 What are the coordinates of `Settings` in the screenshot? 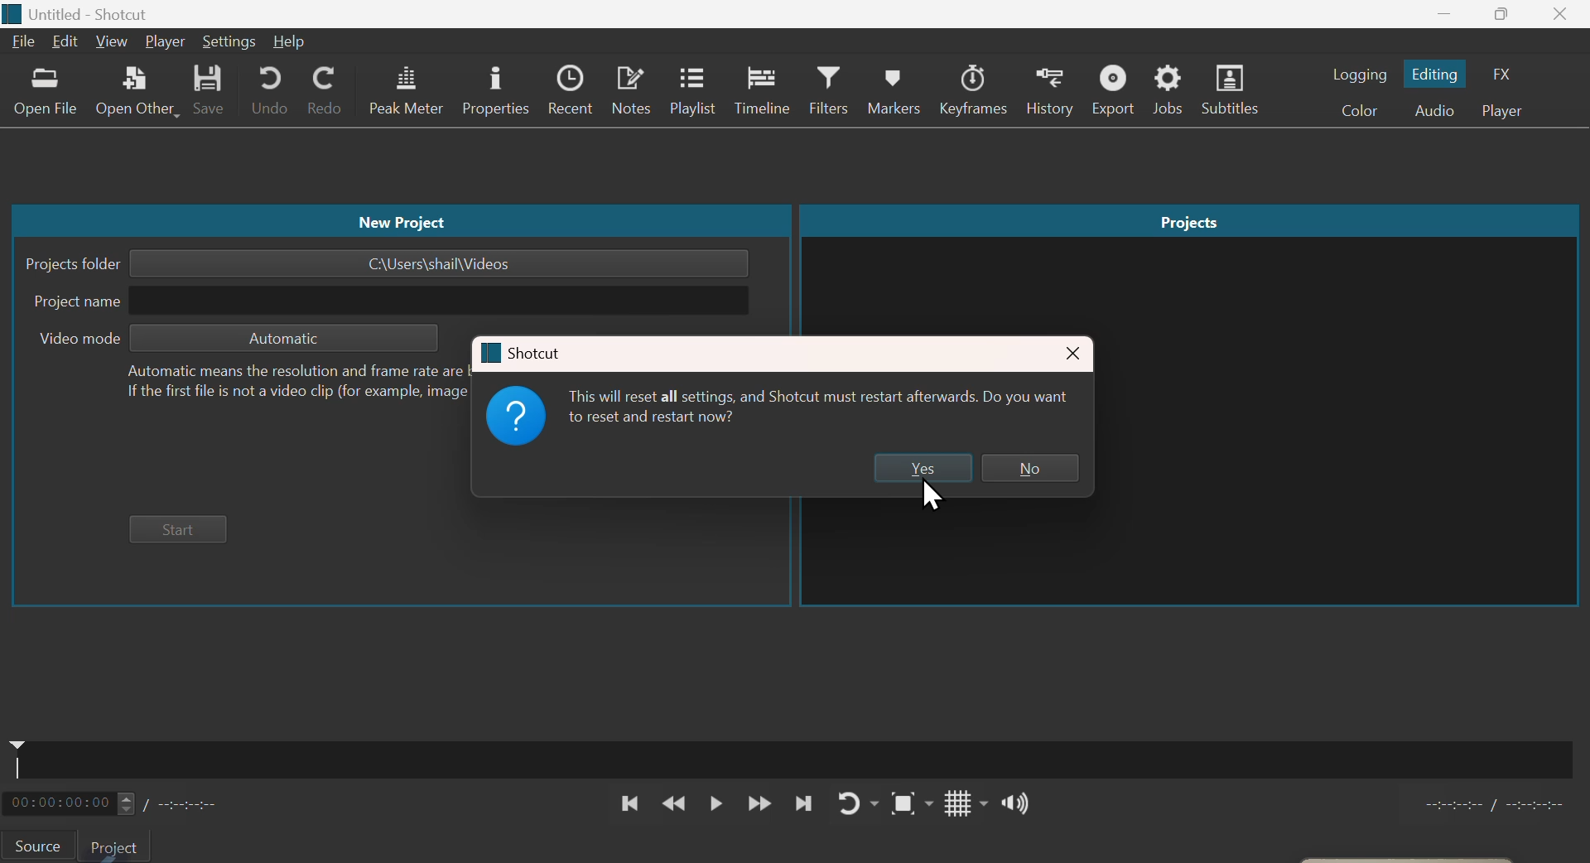 It's located at (228, 41).